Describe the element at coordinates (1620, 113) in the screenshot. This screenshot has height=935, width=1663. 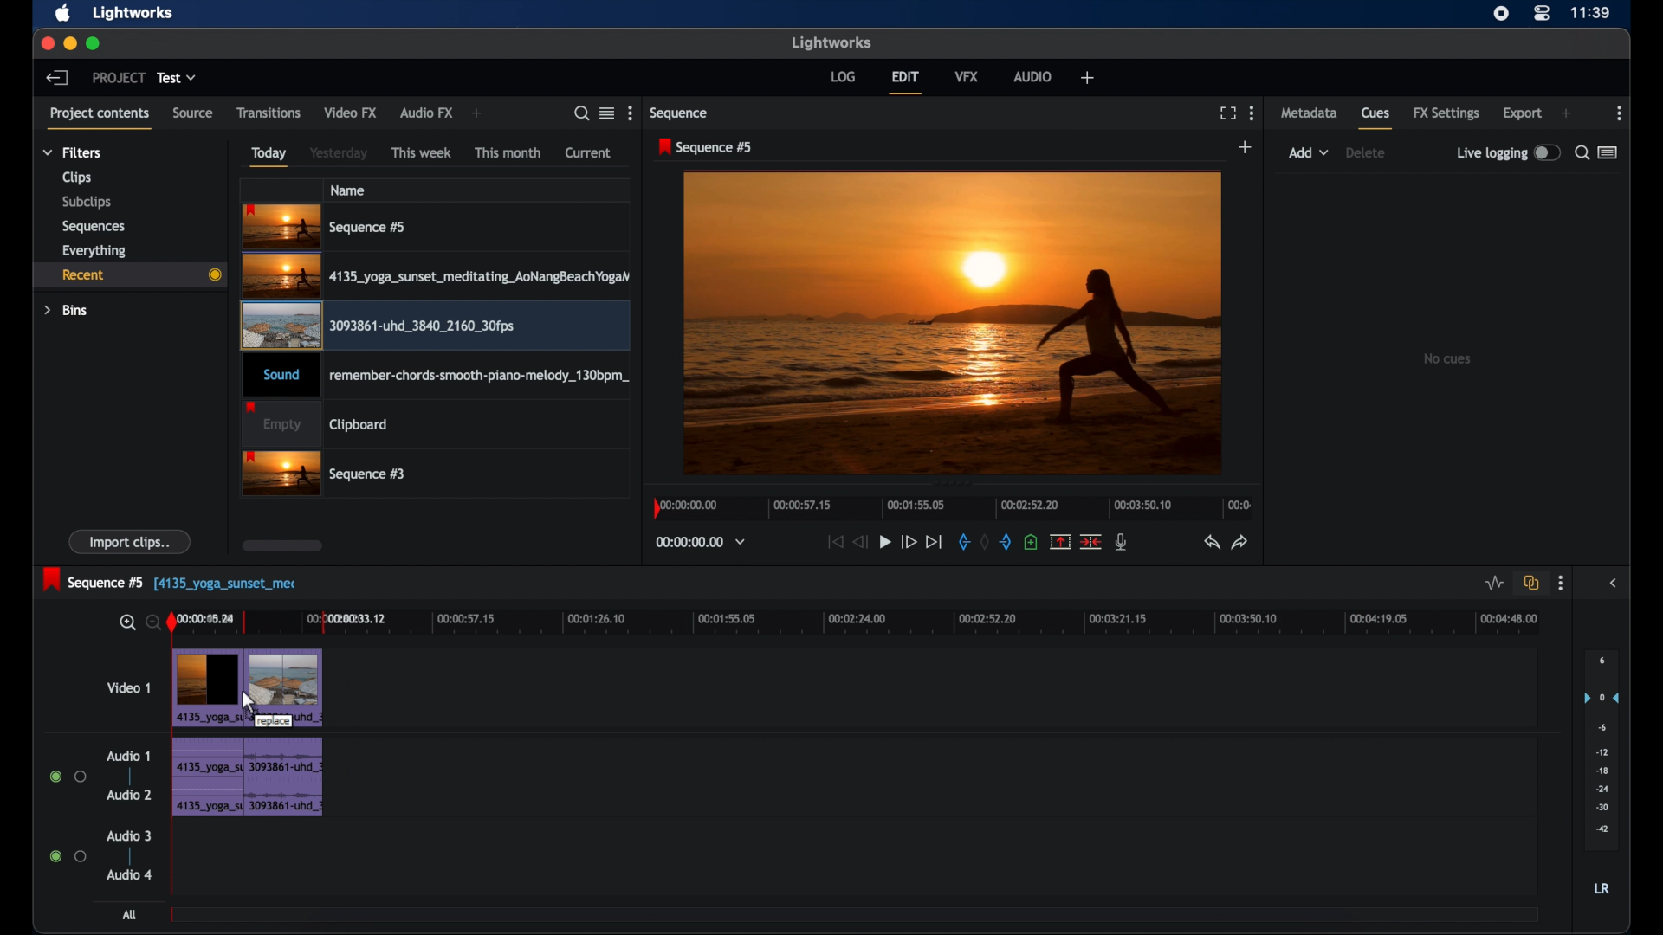
I see `moreoptions` at that location.